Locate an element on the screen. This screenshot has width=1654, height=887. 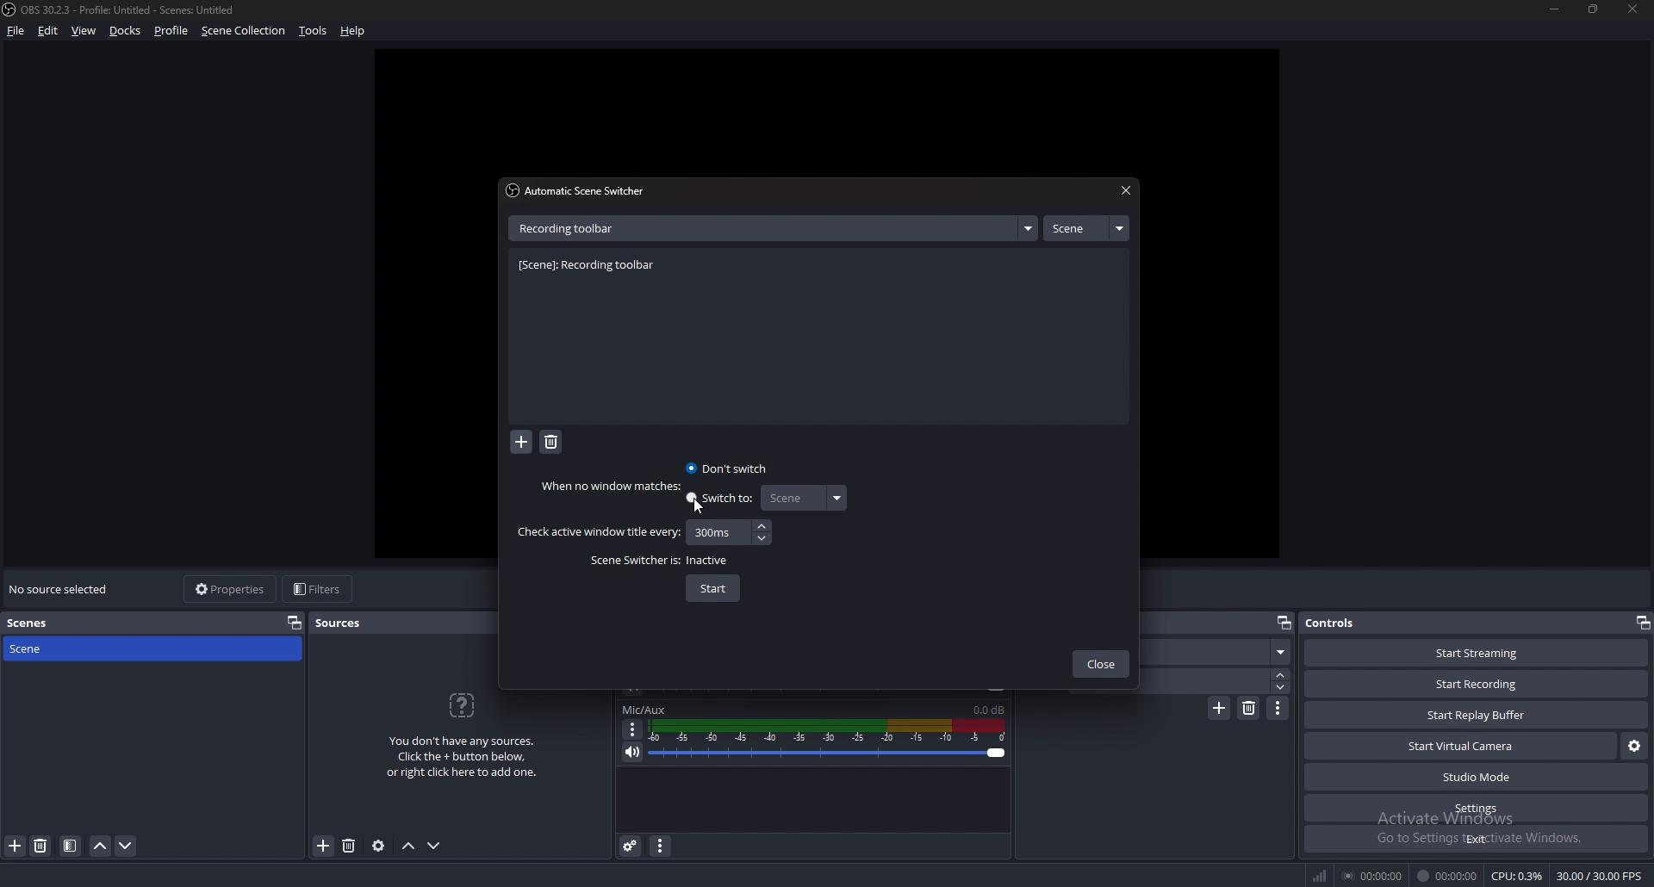
add scene is located at coordinates (16, 845).